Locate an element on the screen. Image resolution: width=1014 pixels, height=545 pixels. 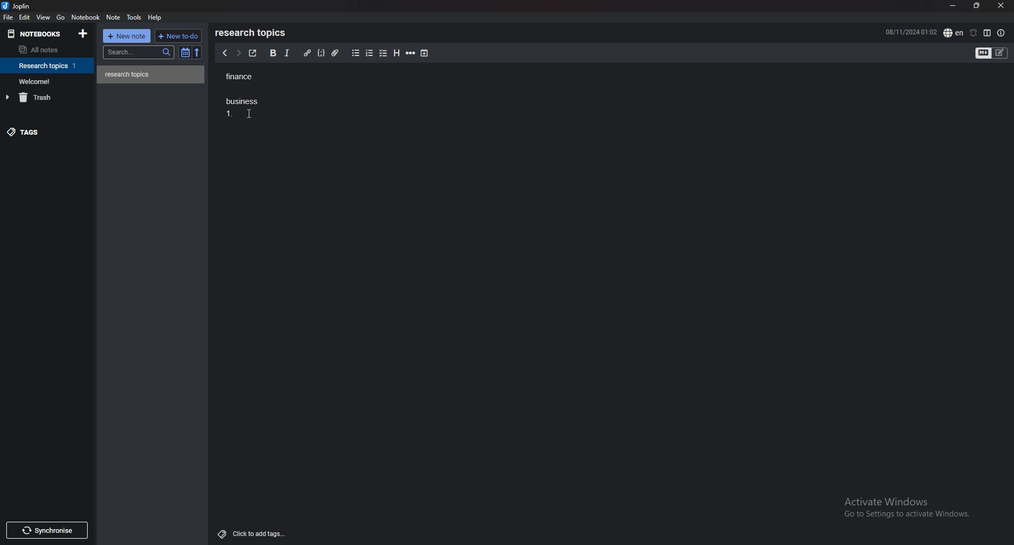
numbered list is located at coordinates (370, 53).